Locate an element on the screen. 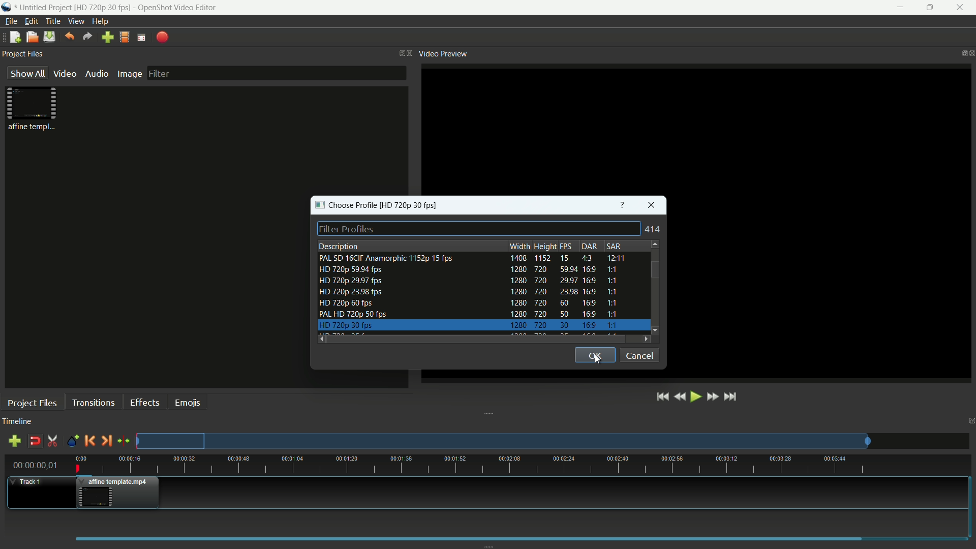 This screenshot has height=549, width=976. profile-6 is located at coordinates (471, 315).